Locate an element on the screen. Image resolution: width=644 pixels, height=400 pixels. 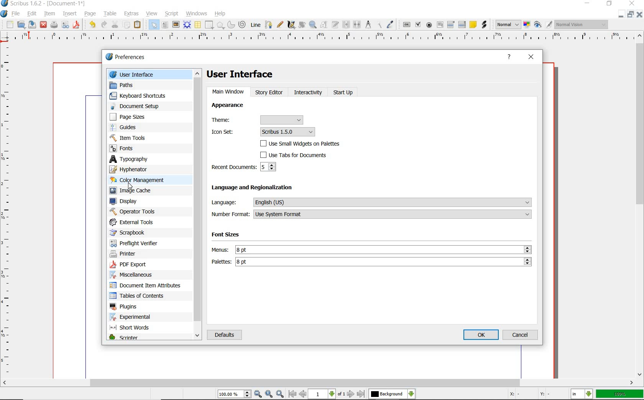
item tools is located at coordinates (137, 138).